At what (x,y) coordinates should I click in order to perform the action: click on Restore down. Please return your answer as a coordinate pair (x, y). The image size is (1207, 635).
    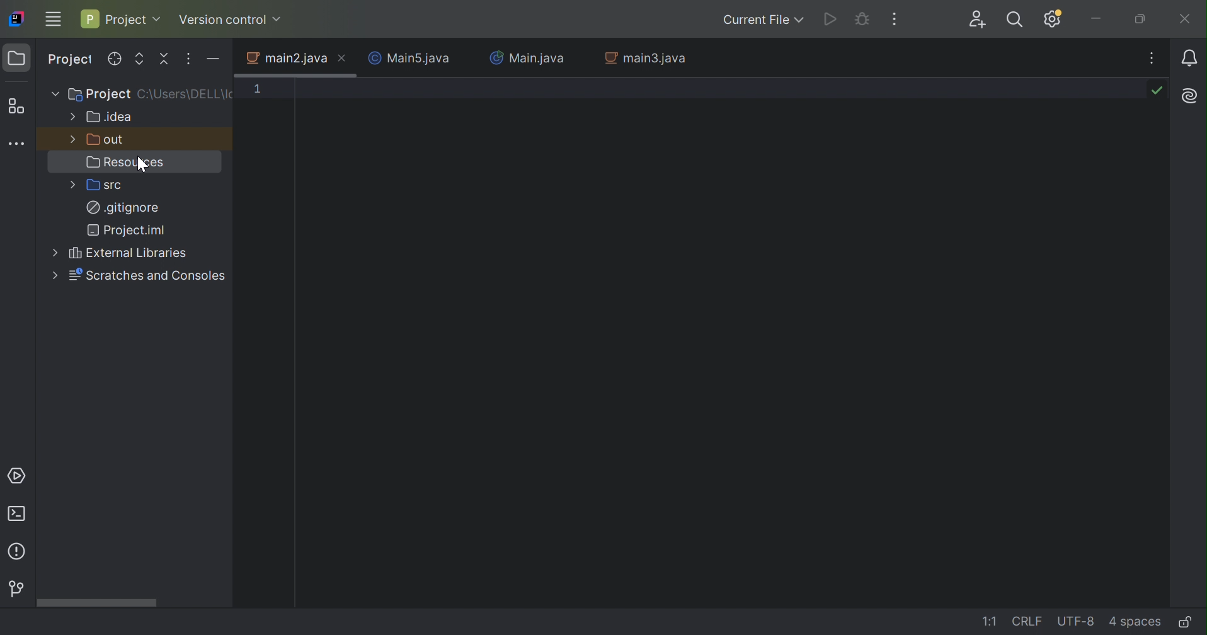
    Looking at the image, I should click on (1141, 20).